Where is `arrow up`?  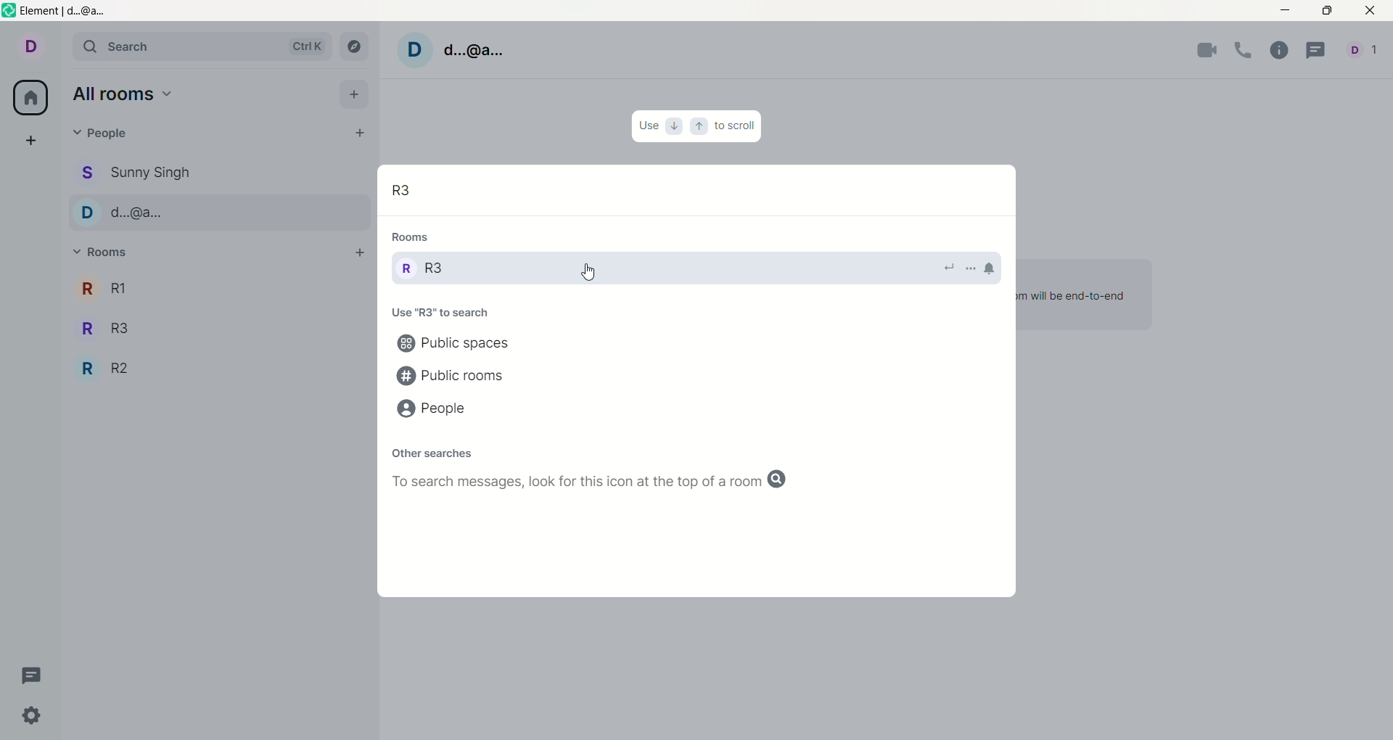 arrow up is located at coordinates (698, 126).